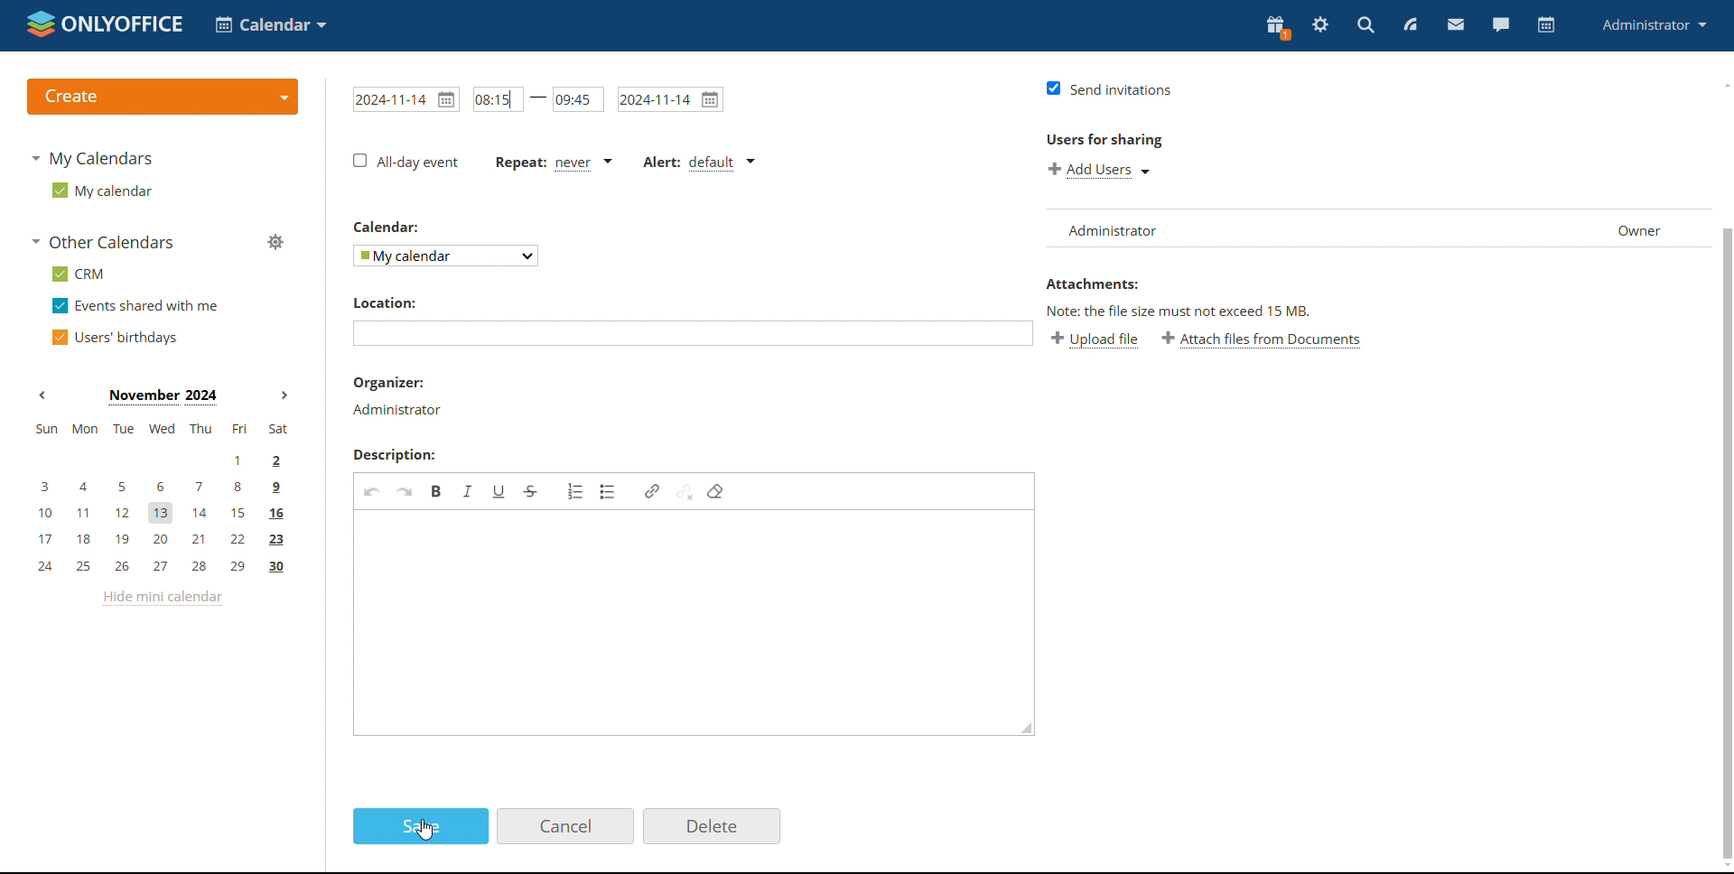  I want to click on Underline, so click(500, 491).